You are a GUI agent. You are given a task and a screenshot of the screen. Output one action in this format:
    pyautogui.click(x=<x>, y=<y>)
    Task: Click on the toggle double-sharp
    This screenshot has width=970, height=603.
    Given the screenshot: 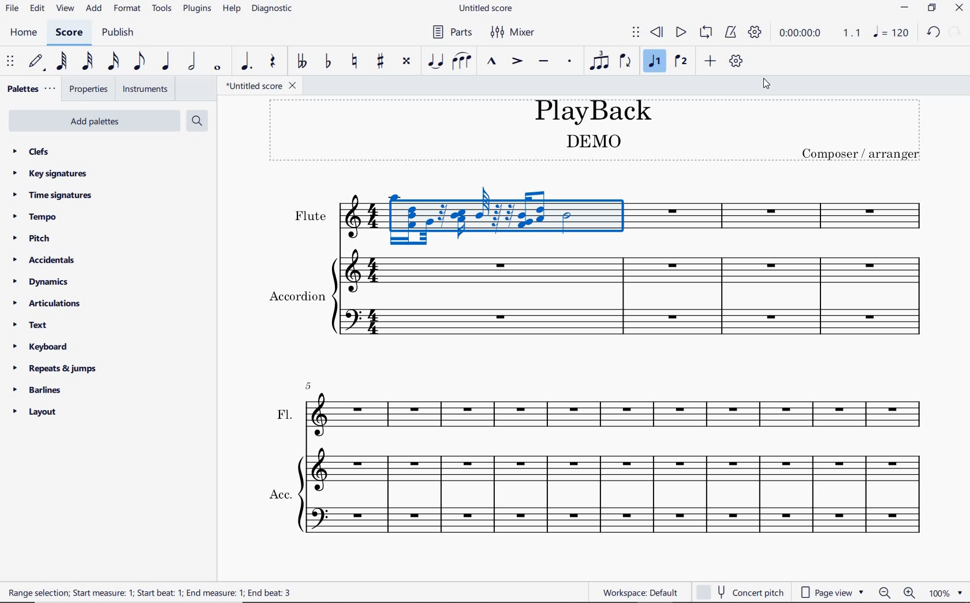 What is the action you would take?
    pyautogui.click(x=406, y=61)
    